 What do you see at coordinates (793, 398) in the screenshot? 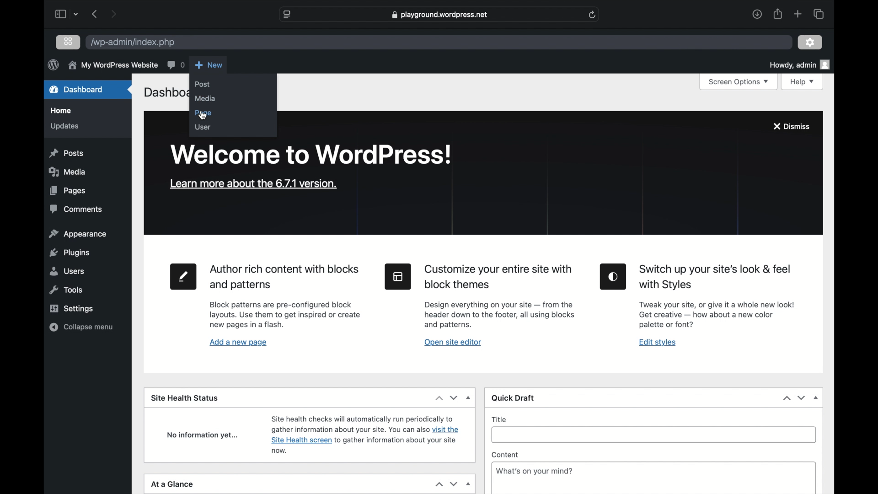
I see `stepper buttons` at bounding box center [793, 398].